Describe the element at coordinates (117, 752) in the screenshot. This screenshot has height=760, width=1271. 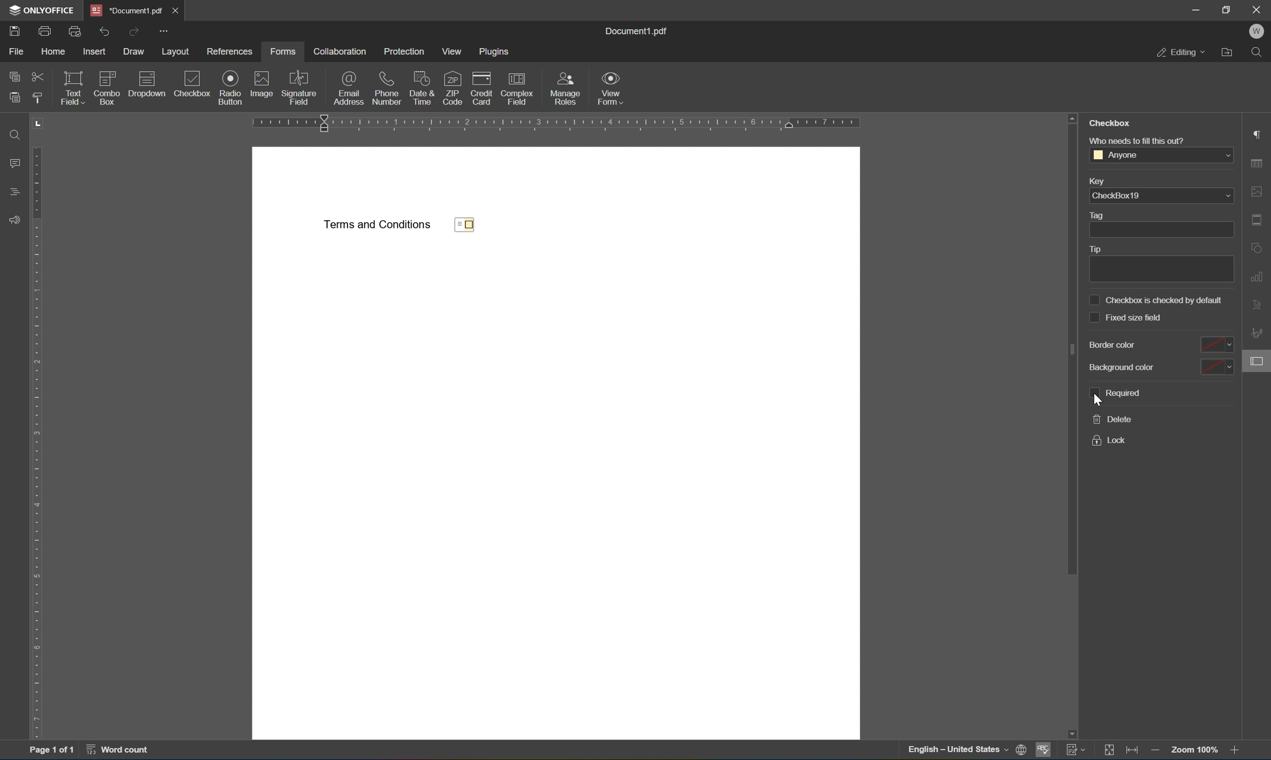
I see `word count` at that location.